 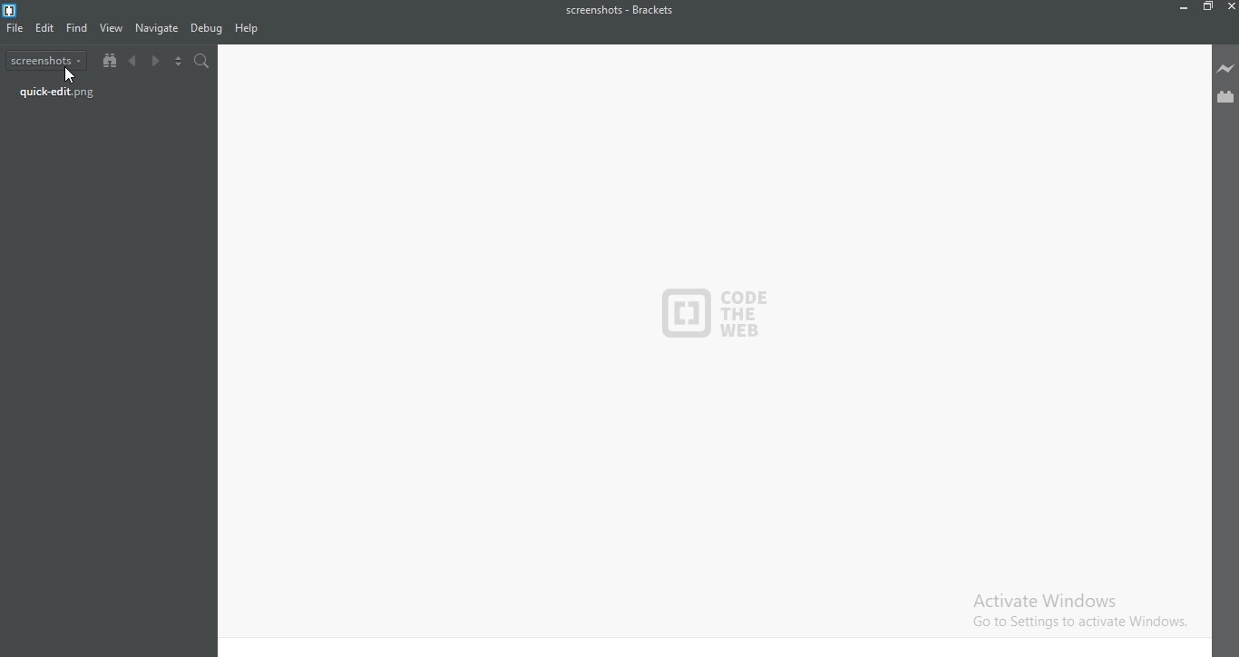 What do you see at coordinates (202, 61) in the screenshot?
I see `search` at bounding box center [202, 61].